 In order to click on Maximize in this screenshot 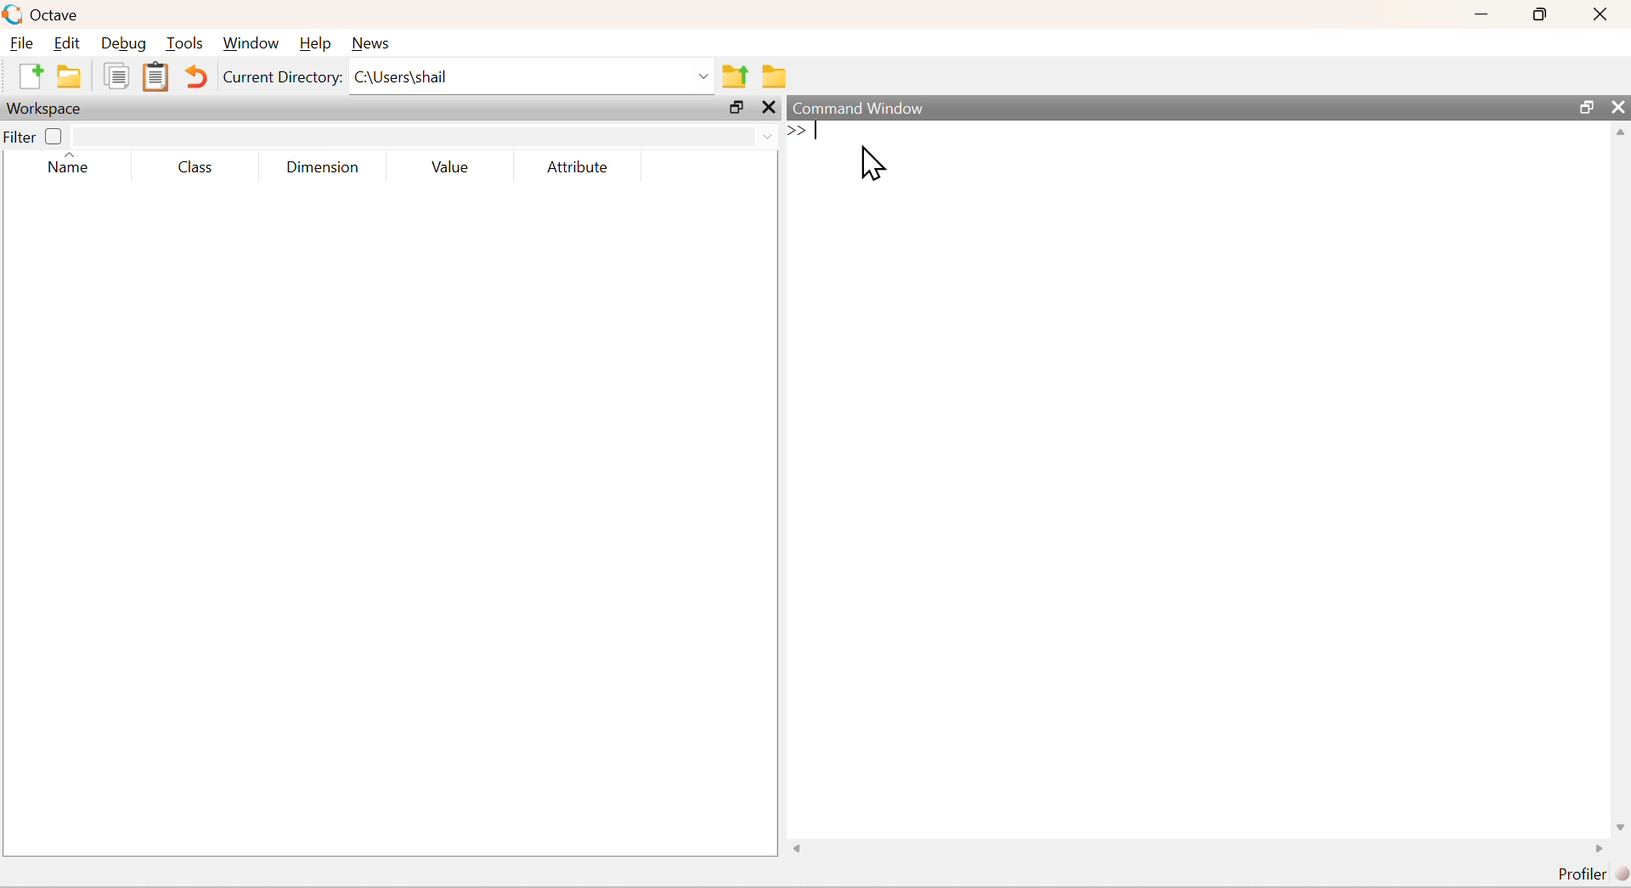, I will do `click(1585, 110)`.